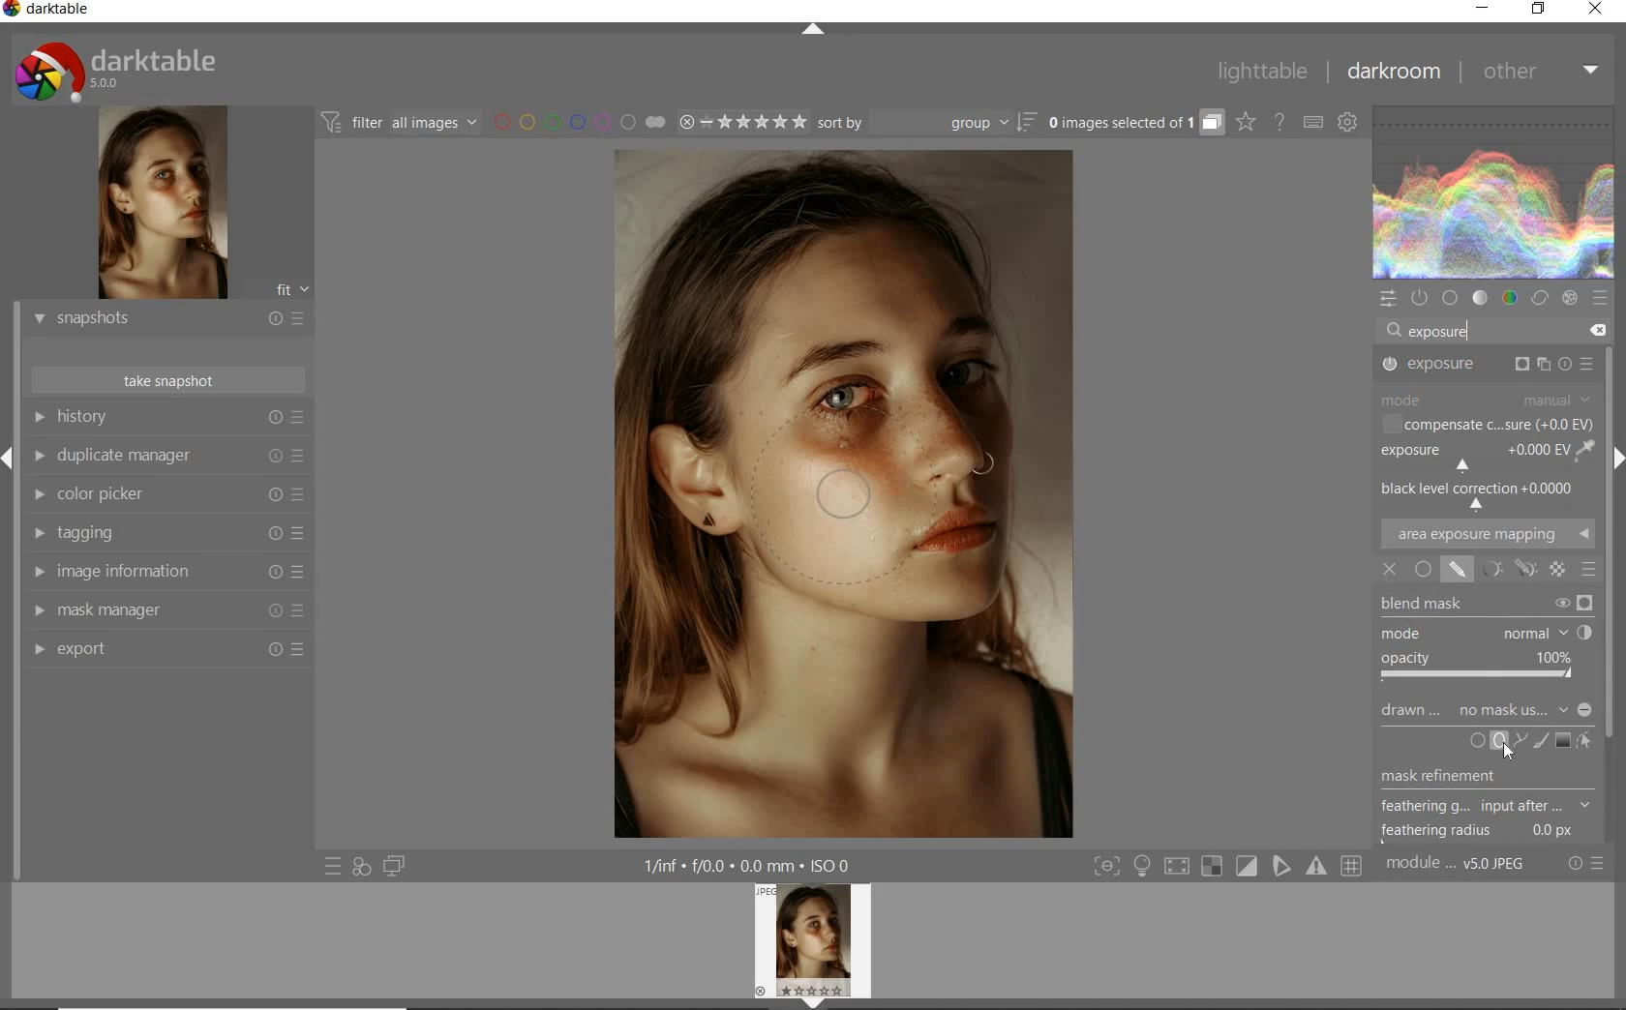 Image resolution: width=1626 pixels, height=1010 pixels. Describe the element at coordinates (1486, 424) in the screenshot. I see `COMPENSATE C...SURE` at that location.